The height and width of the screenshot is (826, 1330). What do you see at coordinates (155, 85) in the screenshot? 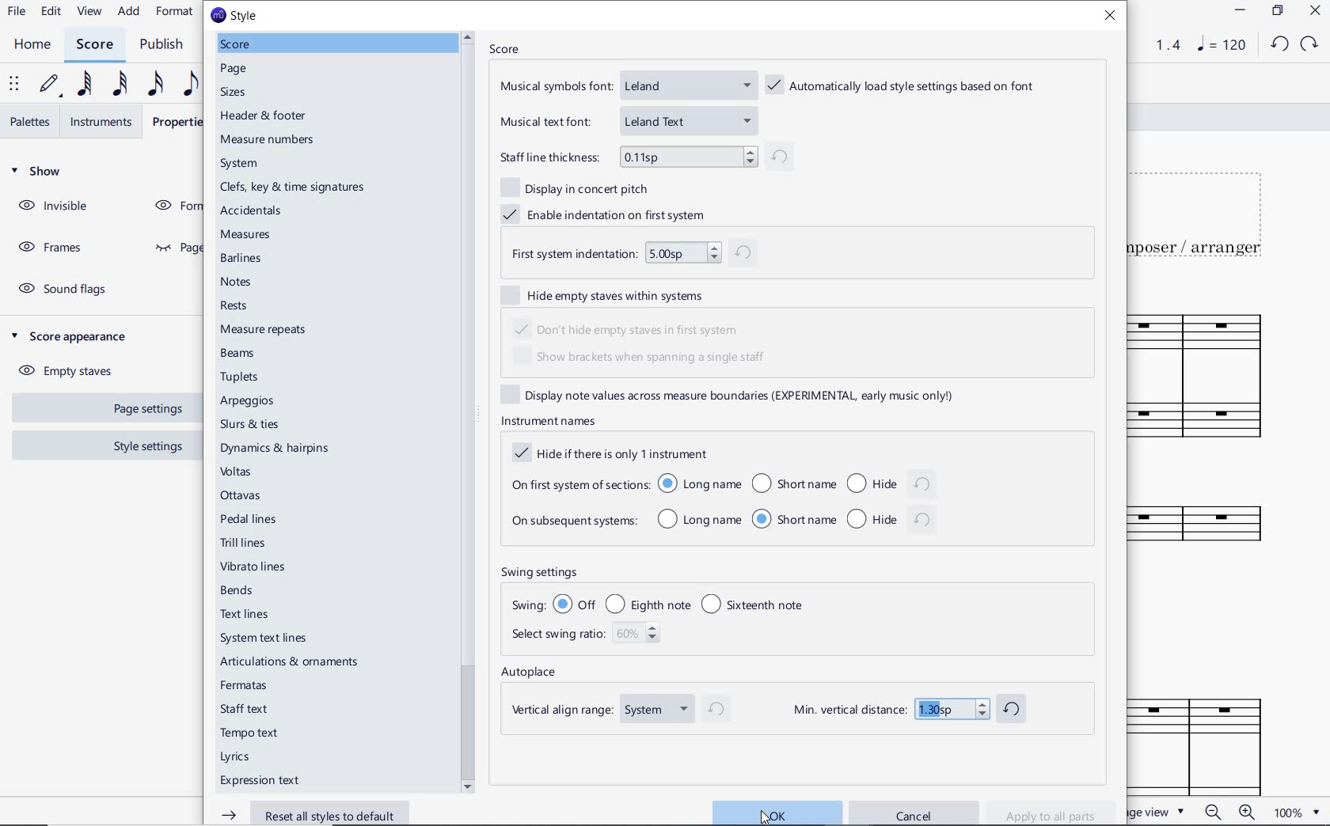
I see `16TH NOTE` at bounding box center [155, 85].